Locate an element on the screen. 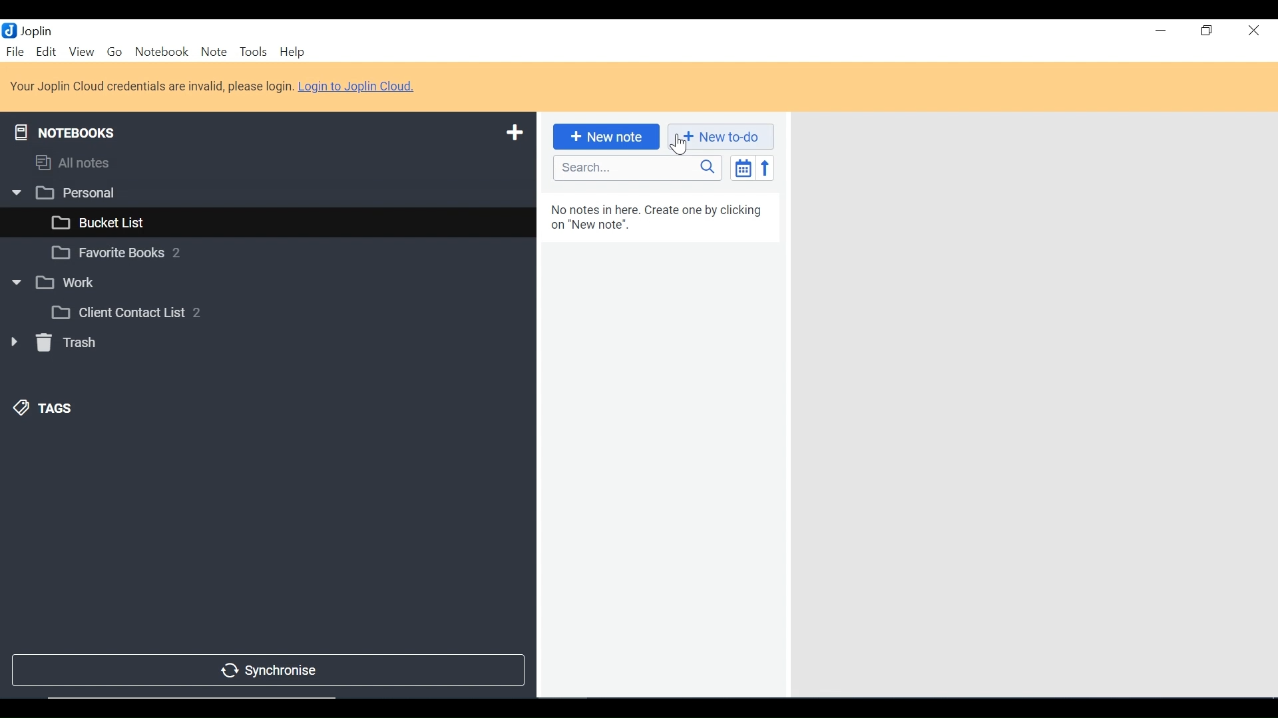  Notes is located at coordinates (660, 443).